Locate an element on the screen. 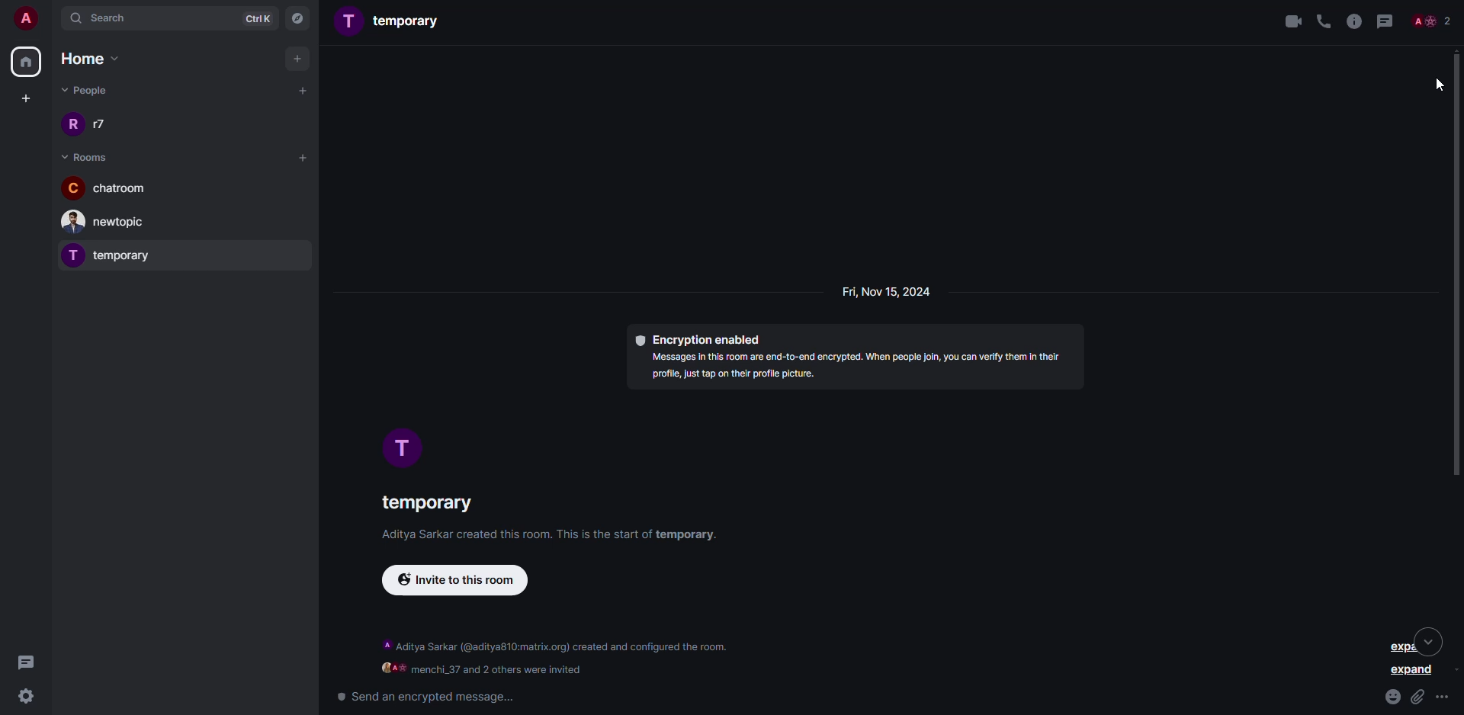  expand is located at coordinates (1407, 643).